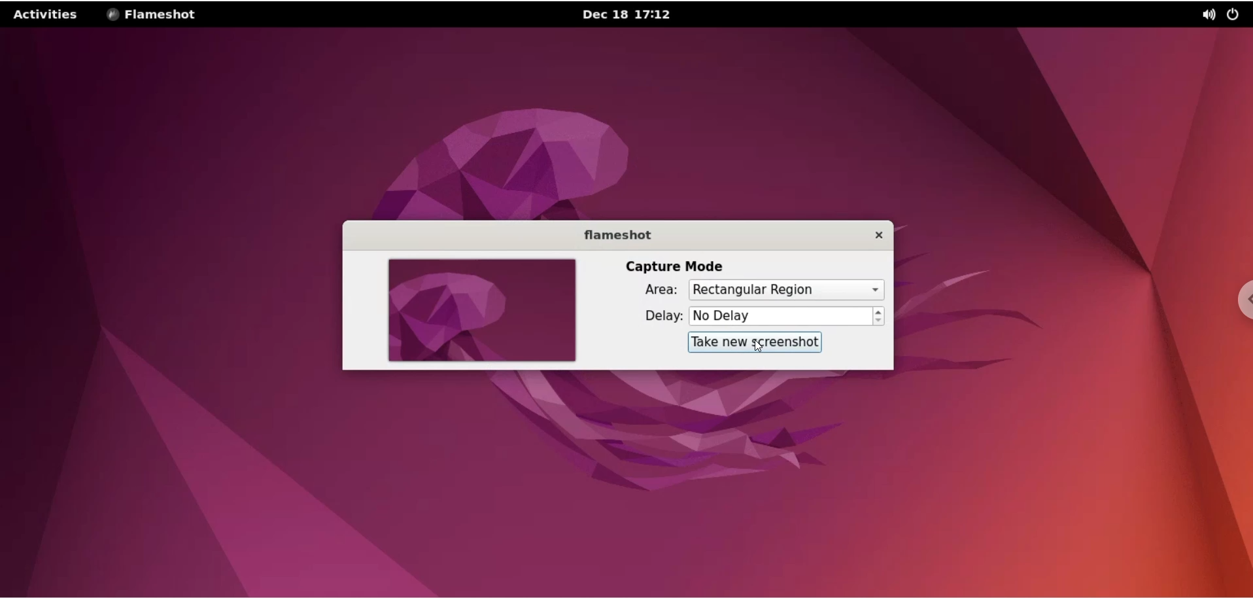 This screenshot has height=598, width=1253. I want to click on take a new screenshot, so click(757, 342).